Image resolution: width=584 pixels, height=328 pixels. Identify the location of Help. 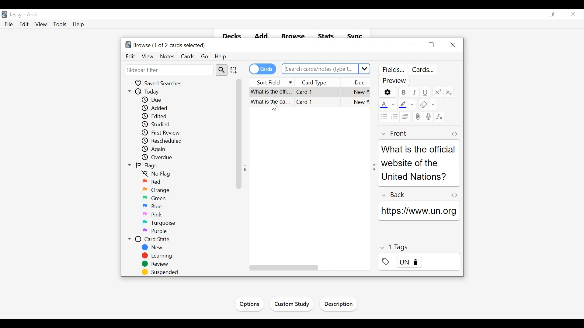
(221, 57).